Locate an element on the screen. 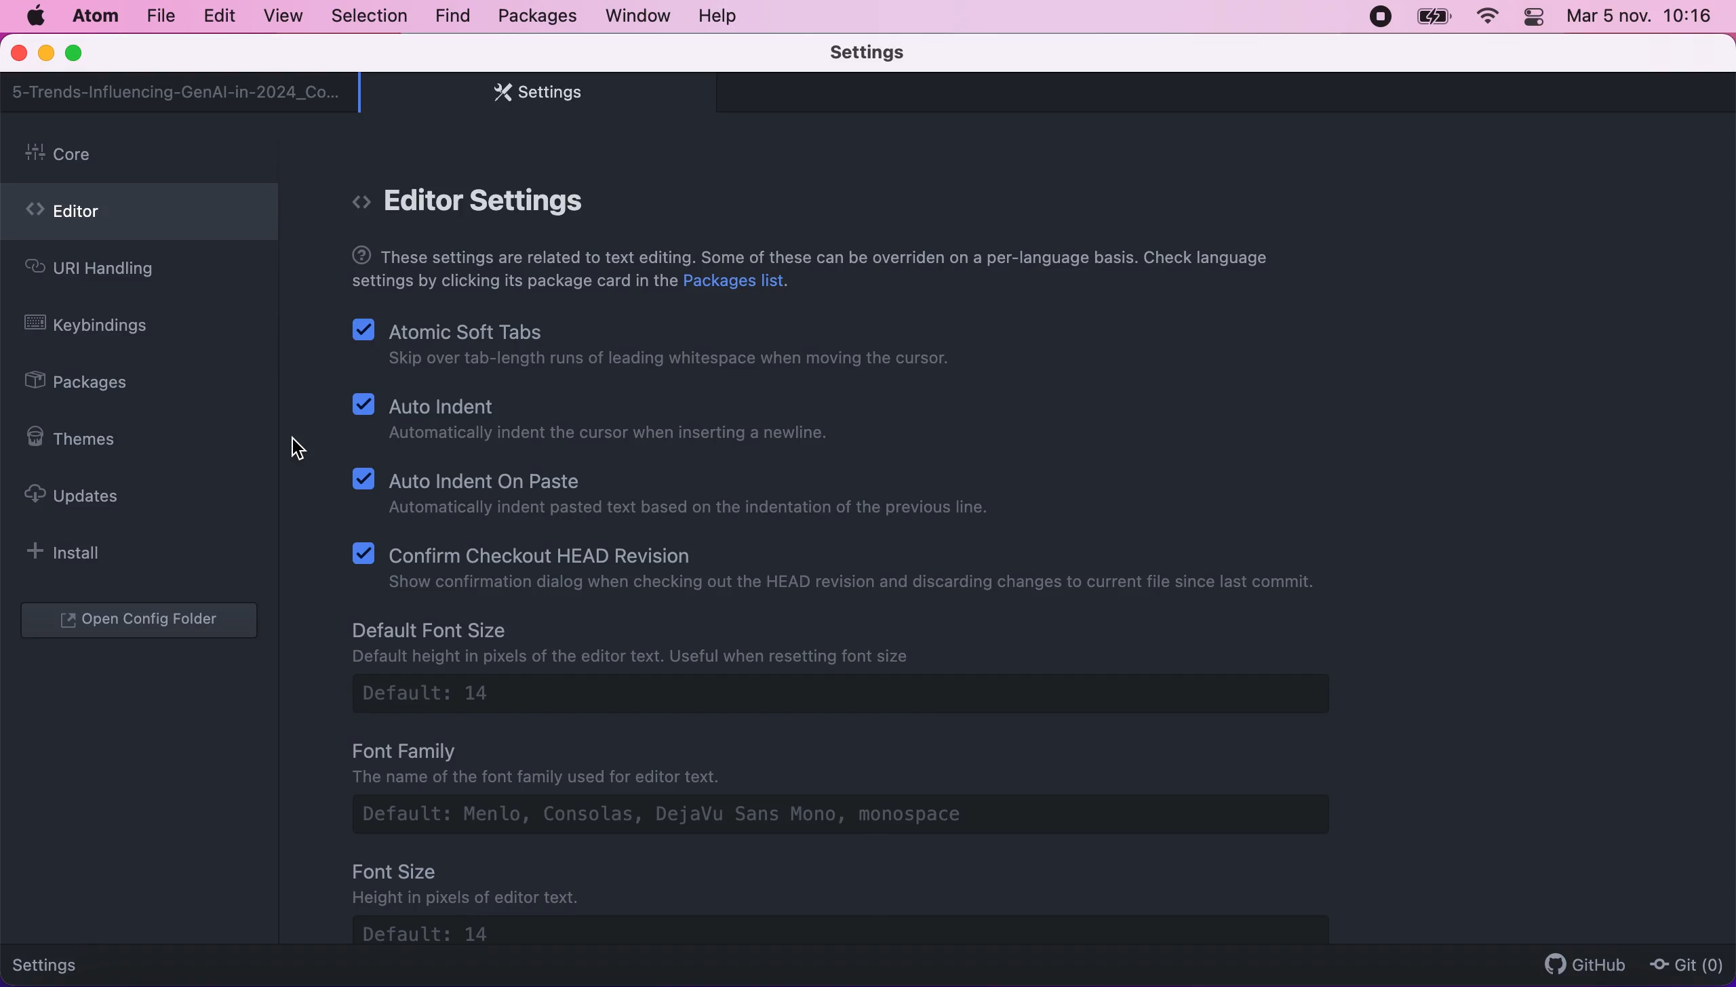 The width and height of the screenshot is (1736, 987). battery is located at coordinates (1434, 17).